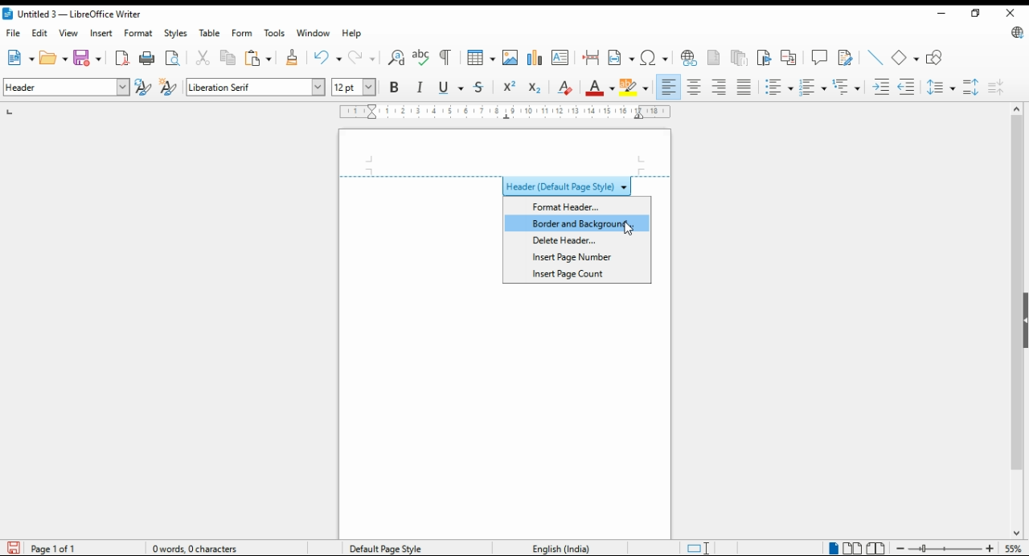  What do you see at coordinates (592, 58) in the screenshot?
I see `insert page break` at bounding box center [592, 58].